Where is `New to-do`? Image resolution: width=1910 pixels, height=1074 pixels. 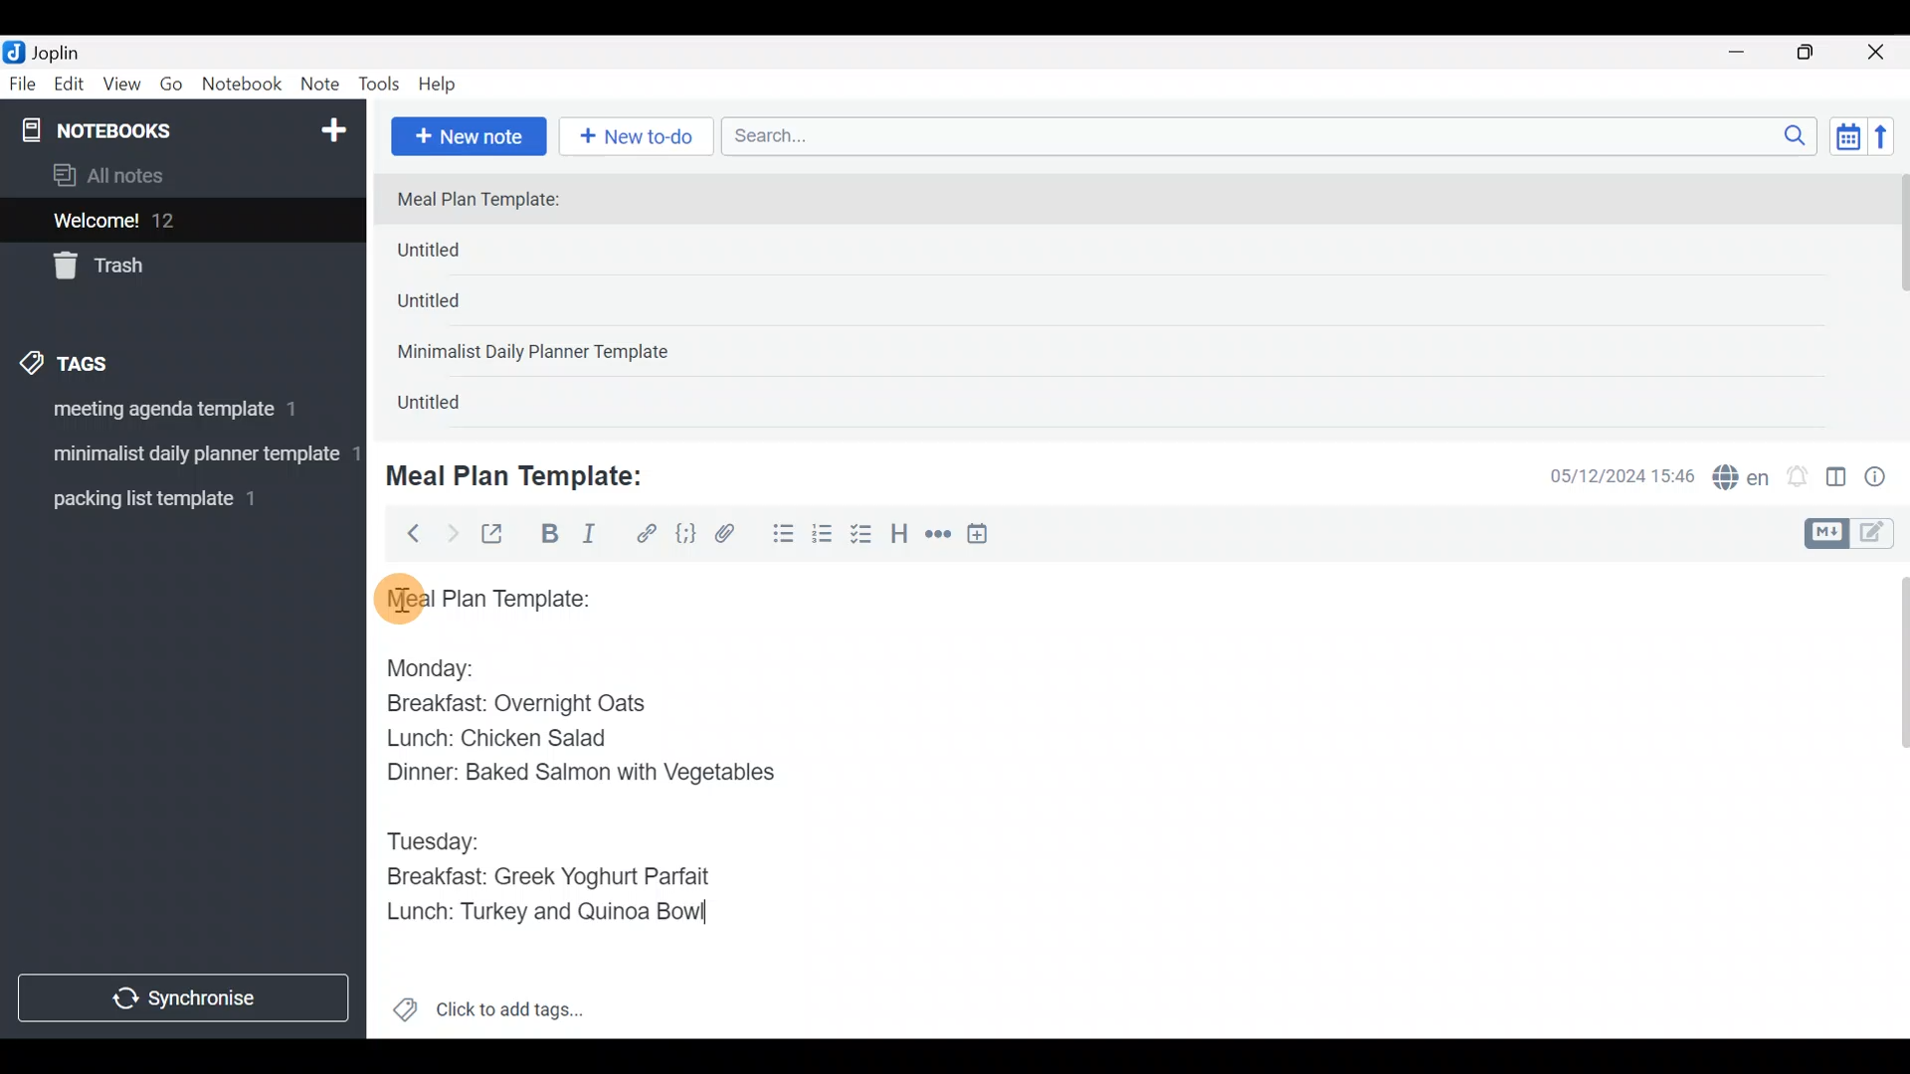
New to-do is located at coordinates (641, 138).